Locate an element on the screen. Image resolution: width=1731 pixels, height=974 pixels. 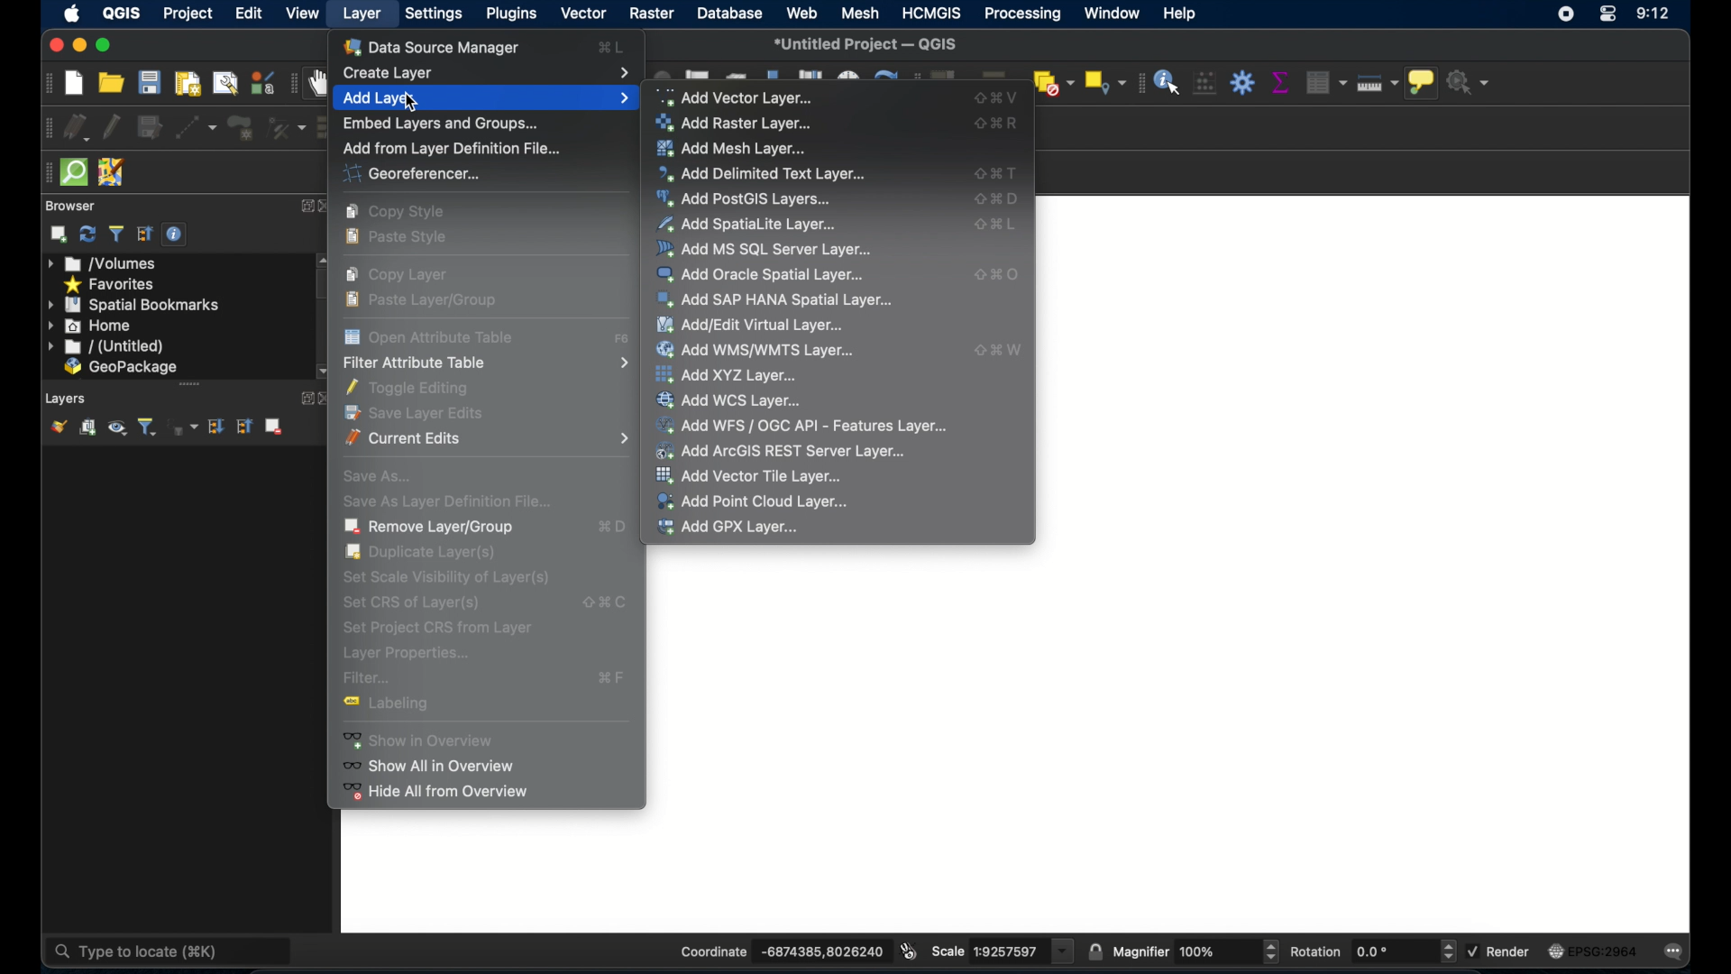
remove layer/group is located at coordinates (274, 427).